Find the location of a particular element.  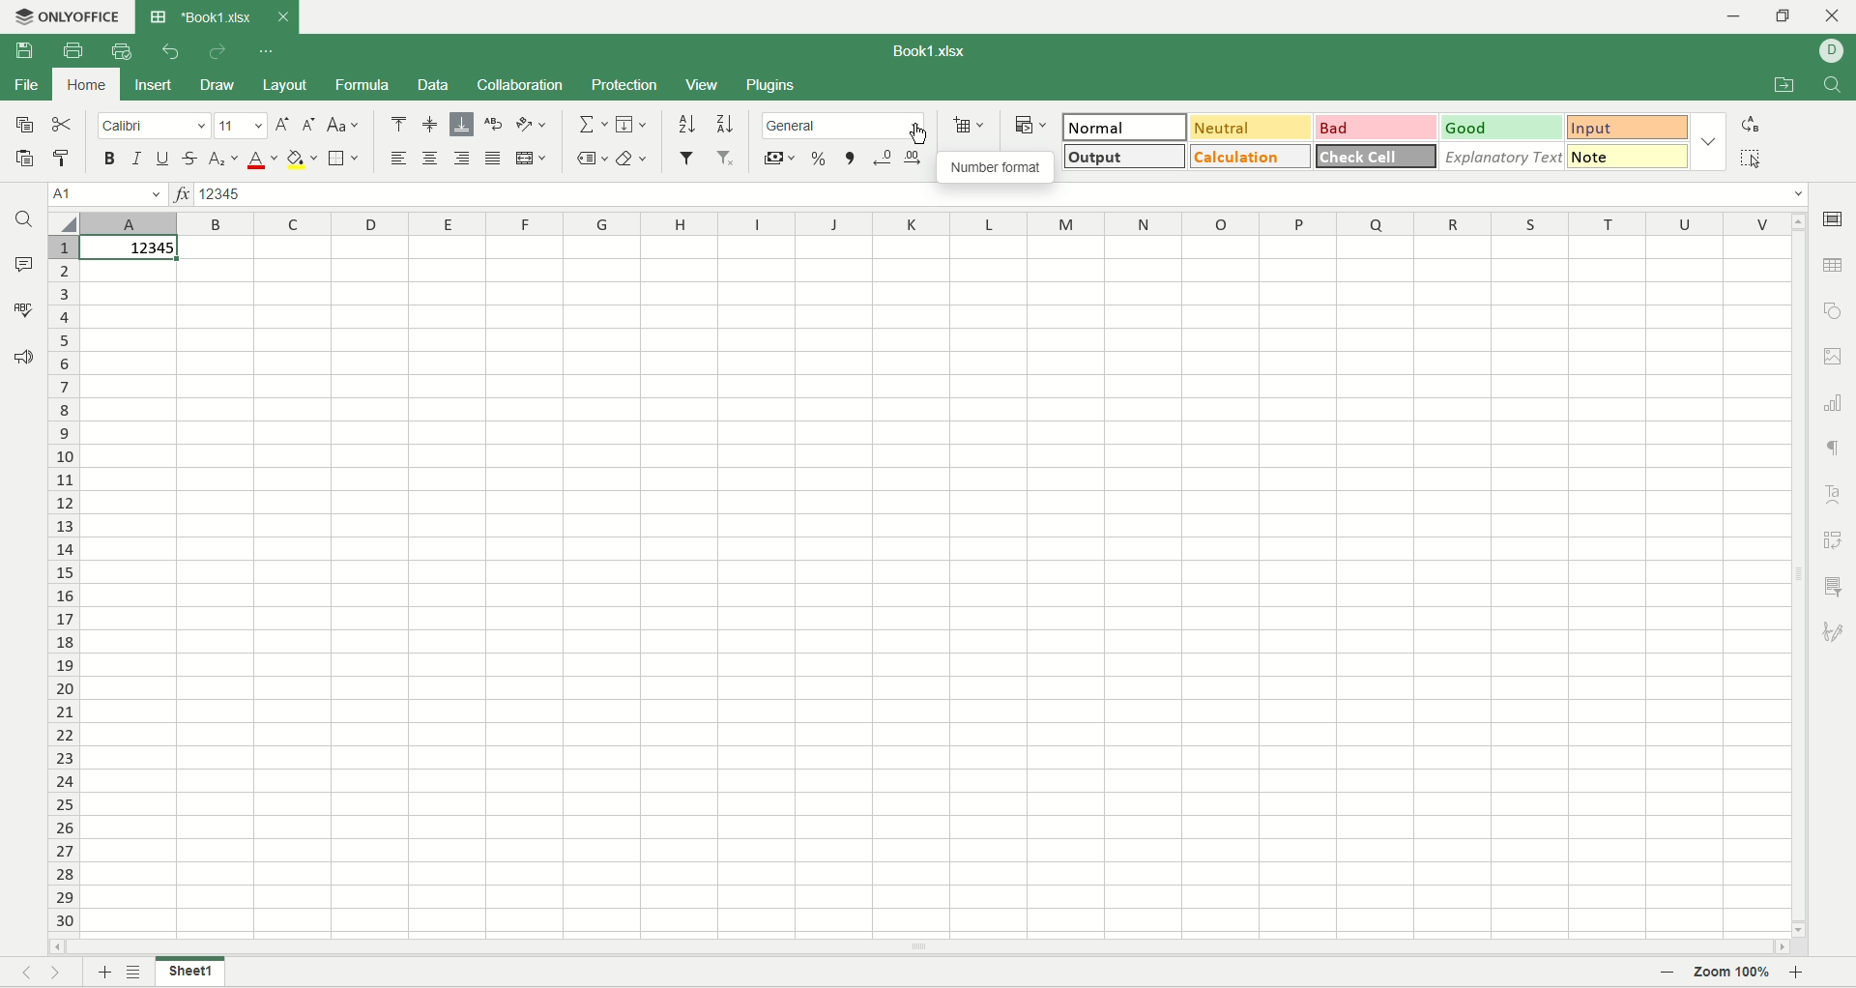

remove filter is located at coordinates (724, 159).